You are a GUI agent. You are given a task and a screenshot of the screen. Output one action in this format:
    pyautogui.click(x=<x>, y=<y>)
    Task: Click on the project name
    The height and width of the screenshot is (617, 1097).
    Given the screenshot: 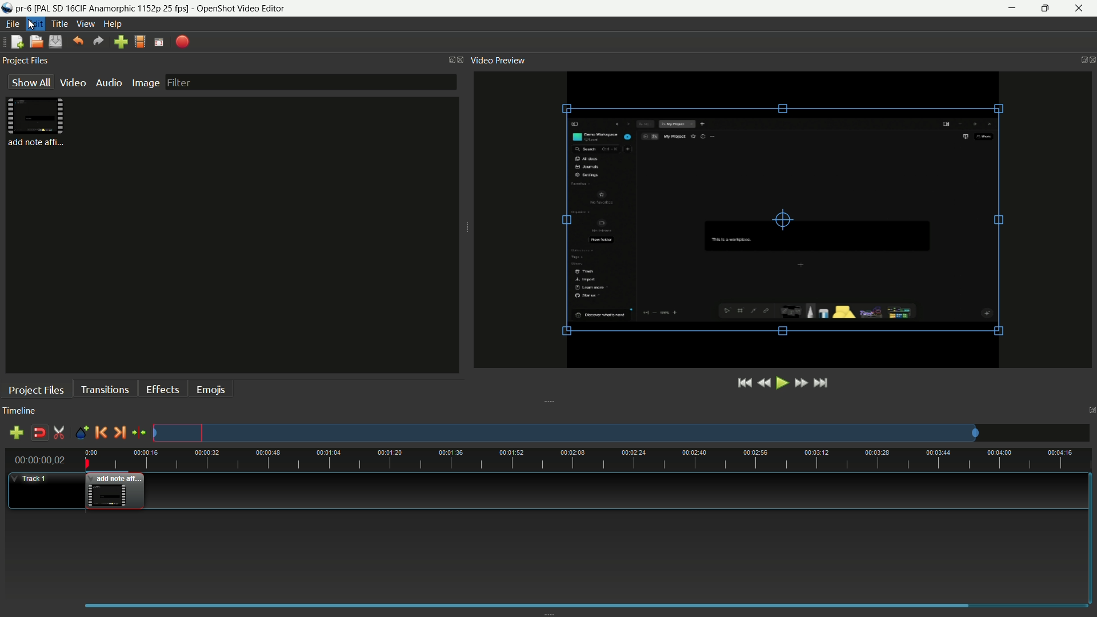 What is the action you would take?
    pyautogui.click(x=23, y=9)
    